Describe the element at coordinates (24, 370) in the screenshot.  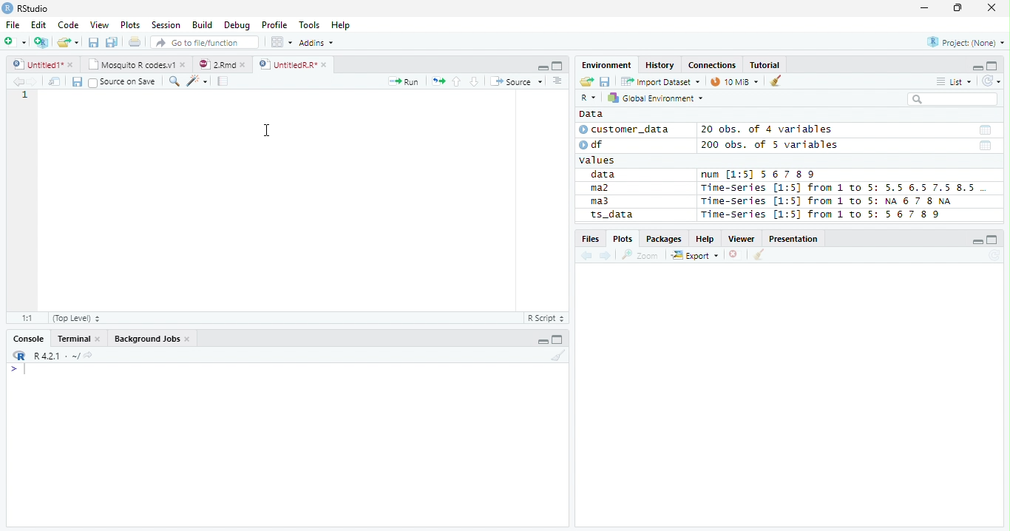
I see `Typing indicator` at that location.